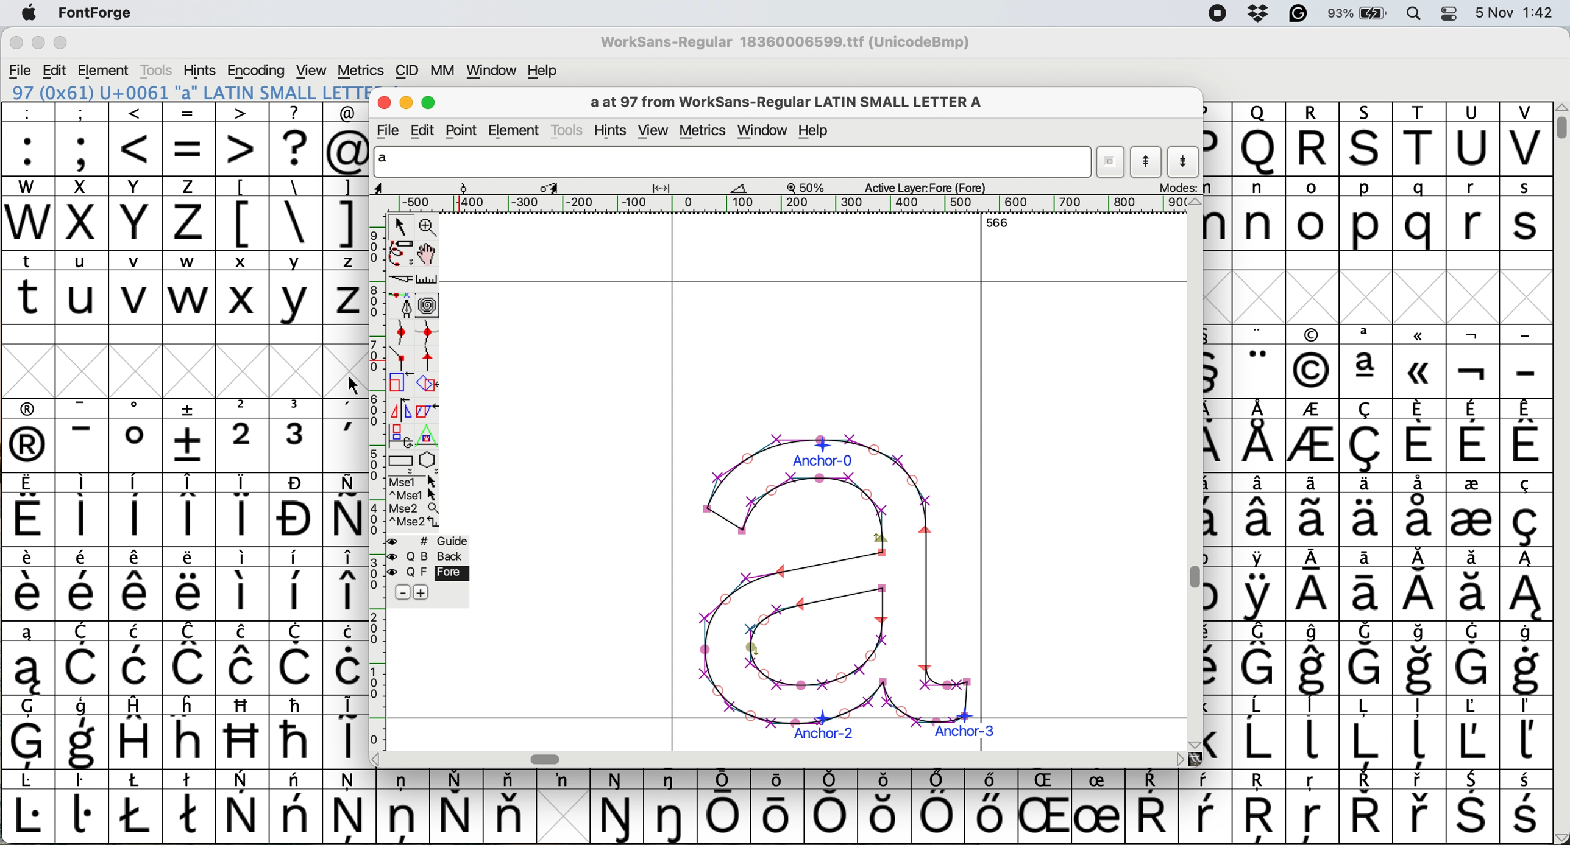 The height and width of the screenshot is (845, 1570). I want to click on , so click(886, 806).